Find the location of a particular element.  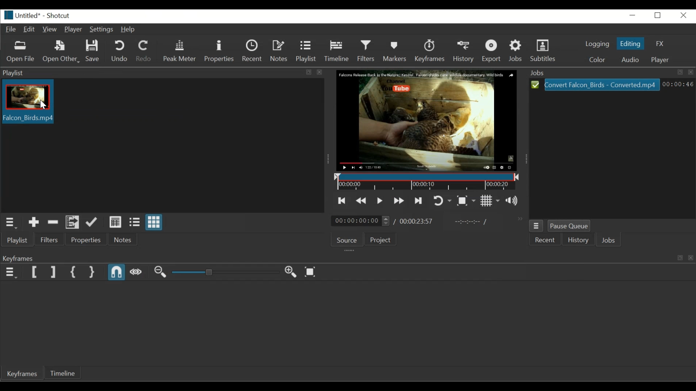

Peak meter is located at coordinates (179, 51).